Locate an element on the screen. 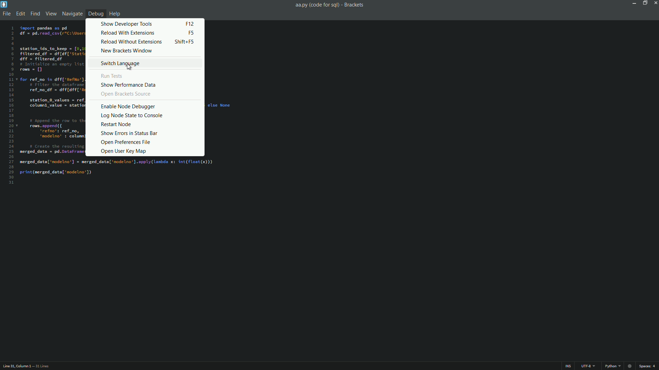 The image size is (659, 370). keyboard shortcut is located at coordinates (184, 41).